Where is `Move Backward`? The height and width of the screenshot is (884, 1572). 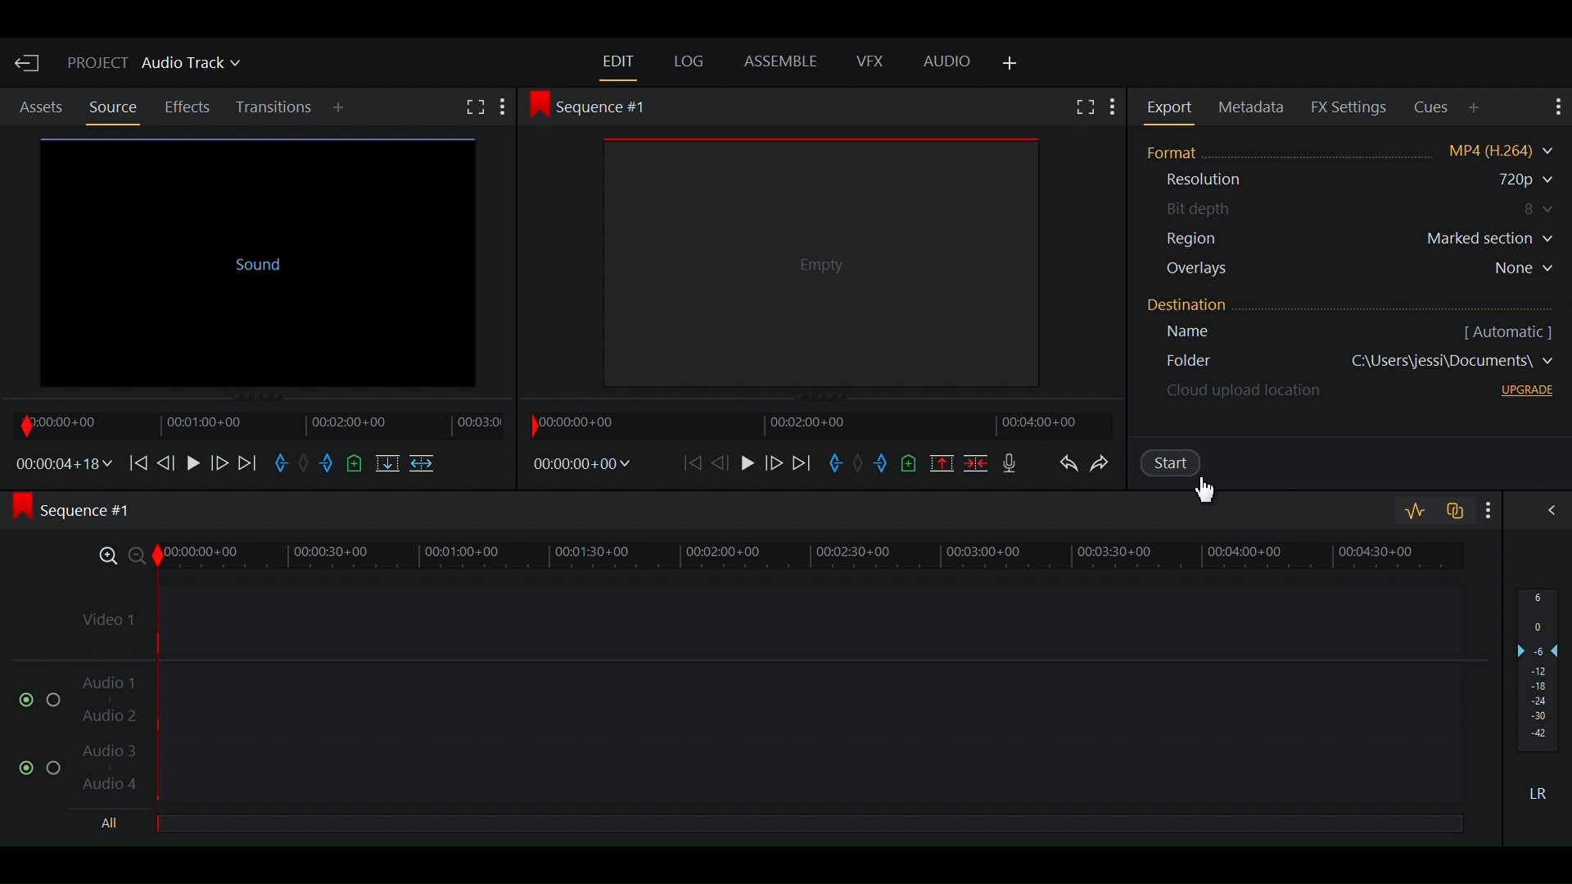 Move Backward is located at coordinates (137, 462).